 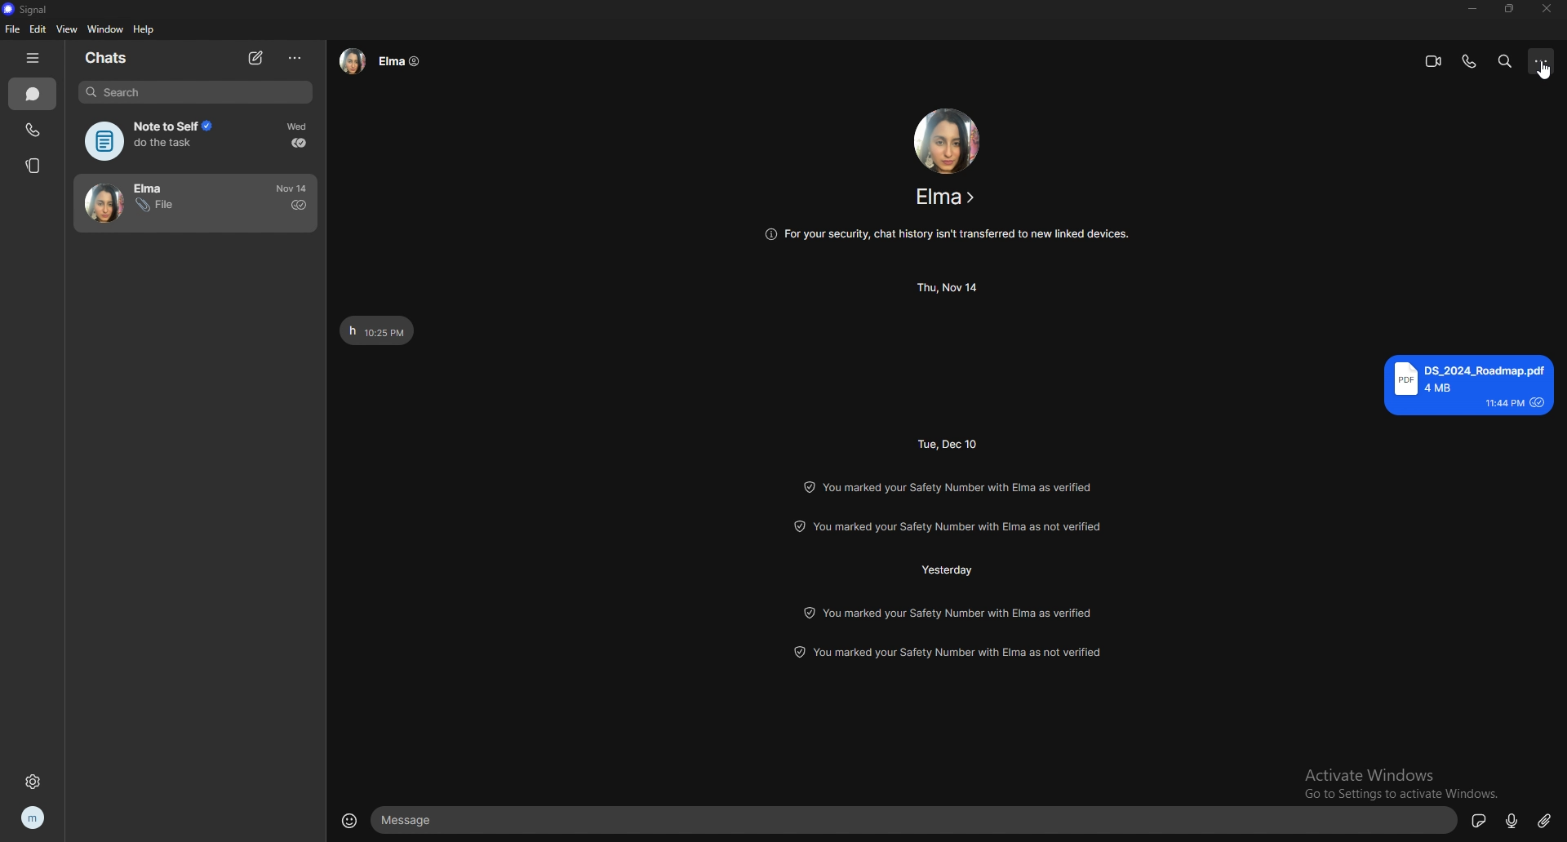 I want to click on options, so click(x=296, y=58).